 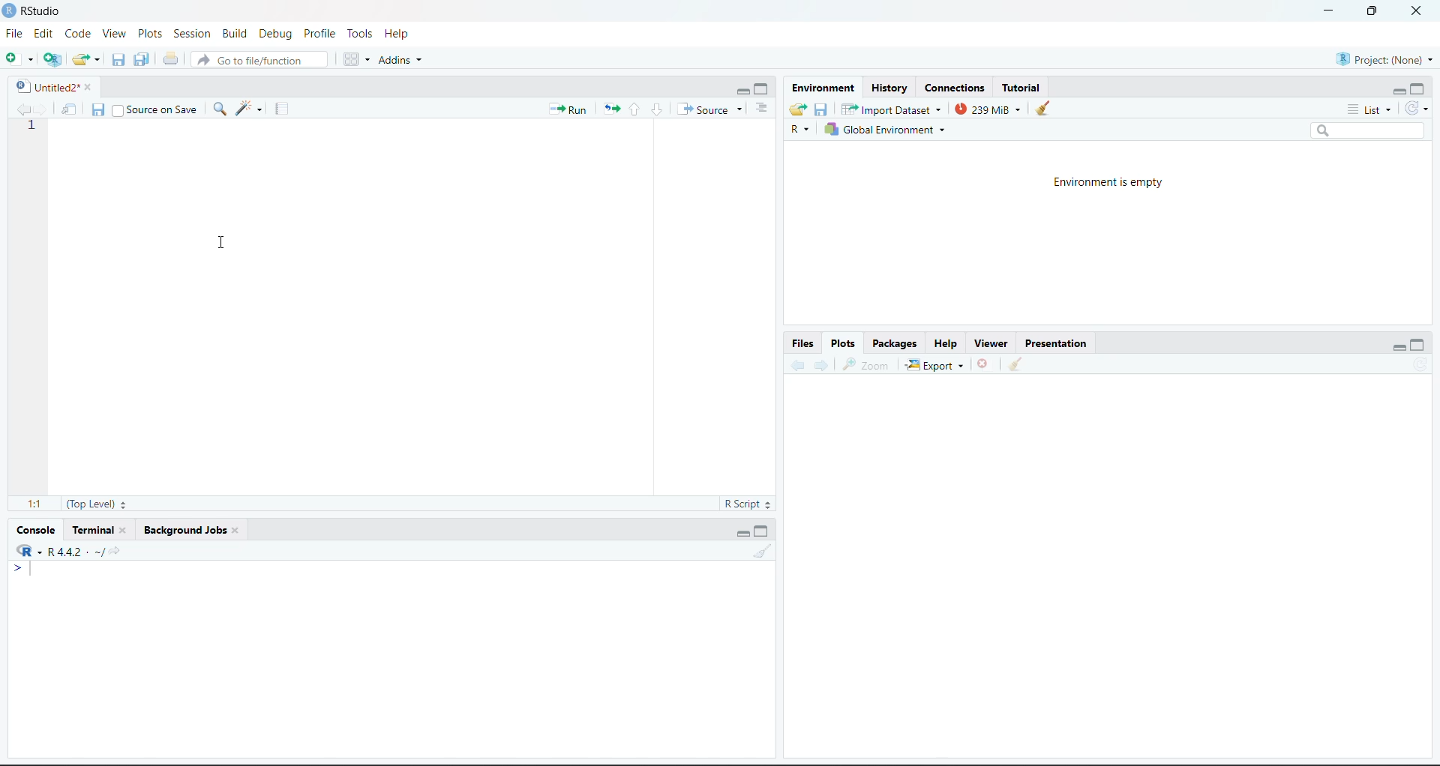 What do you see at coordinates (1383, 58) in the screenshot?
I see `Project (Note)` at bounding box center [1383, 58].